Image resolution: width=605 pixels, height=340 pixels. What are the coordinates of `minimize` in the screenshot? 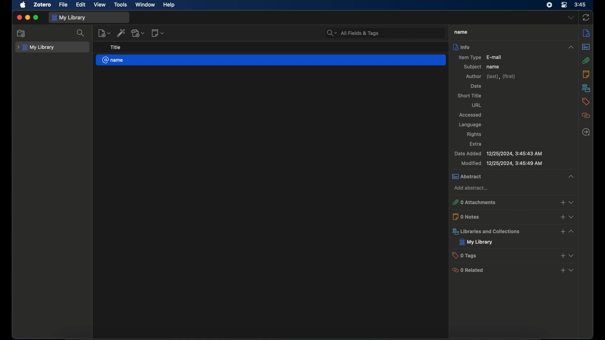 It's located at (28, 18).